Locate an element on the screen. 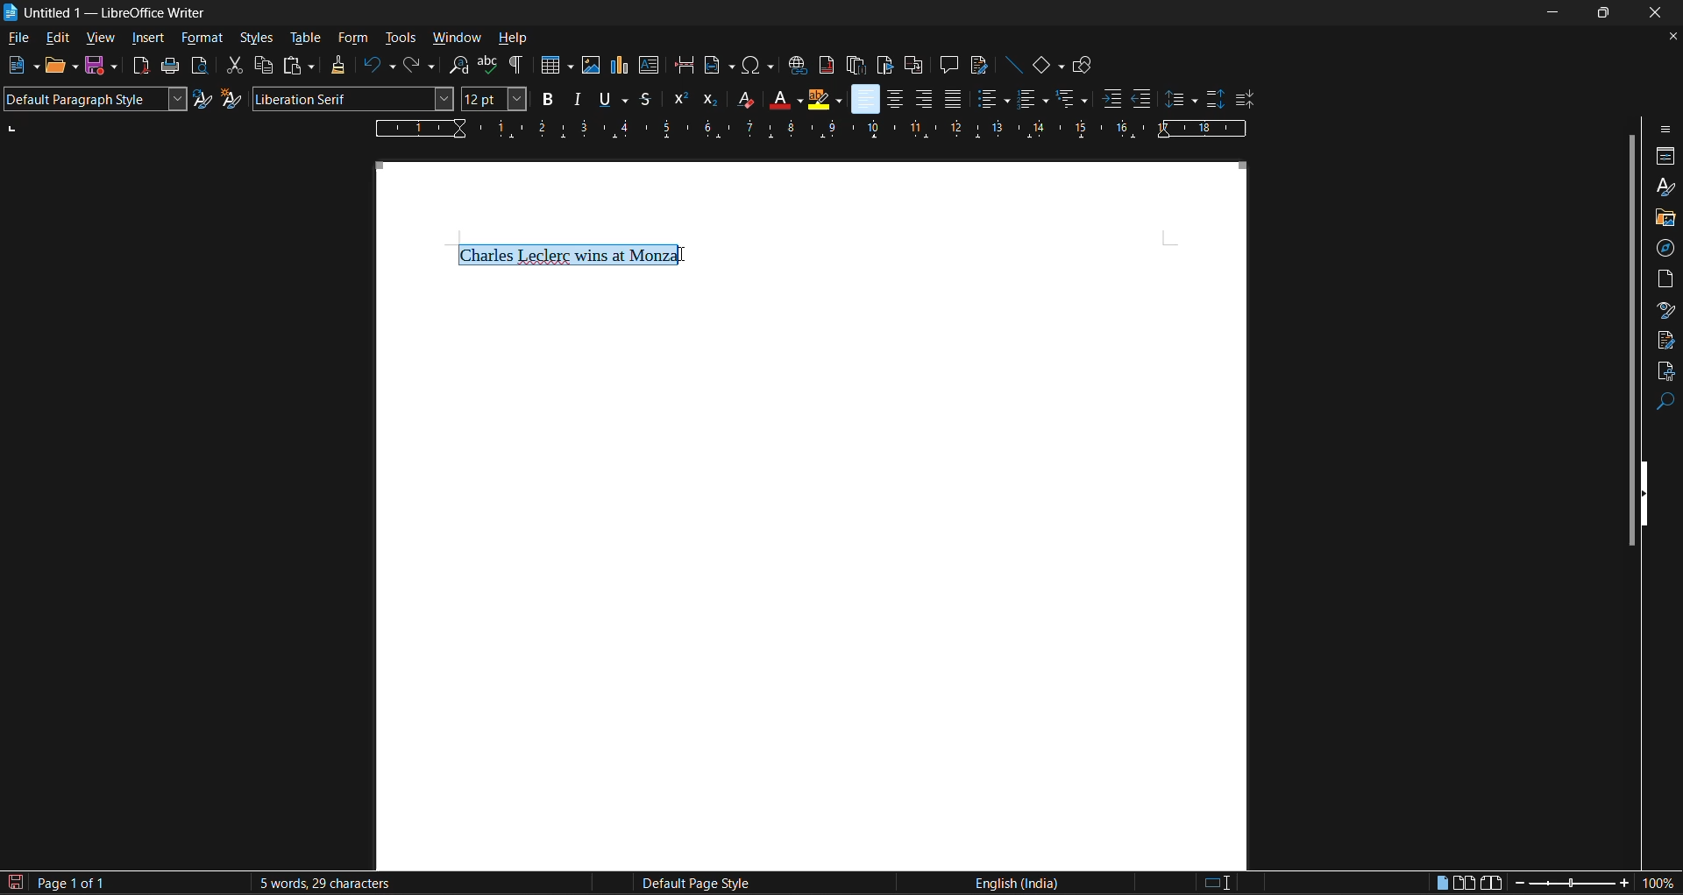  page is located at coordinates (1666, 277).